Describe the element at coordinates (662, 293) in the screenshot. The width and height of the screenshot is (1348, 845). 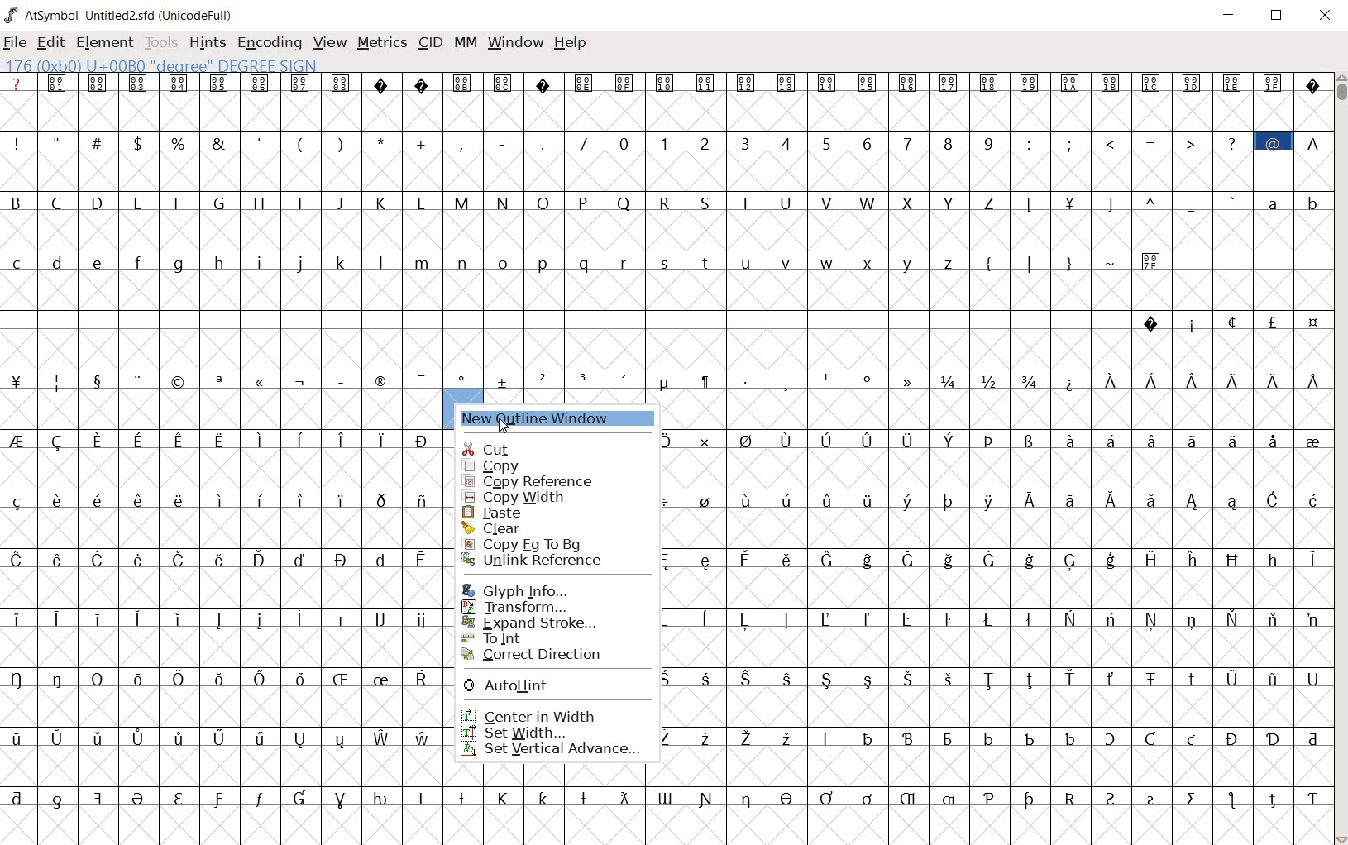
I see `empty glyph slots` at that location.